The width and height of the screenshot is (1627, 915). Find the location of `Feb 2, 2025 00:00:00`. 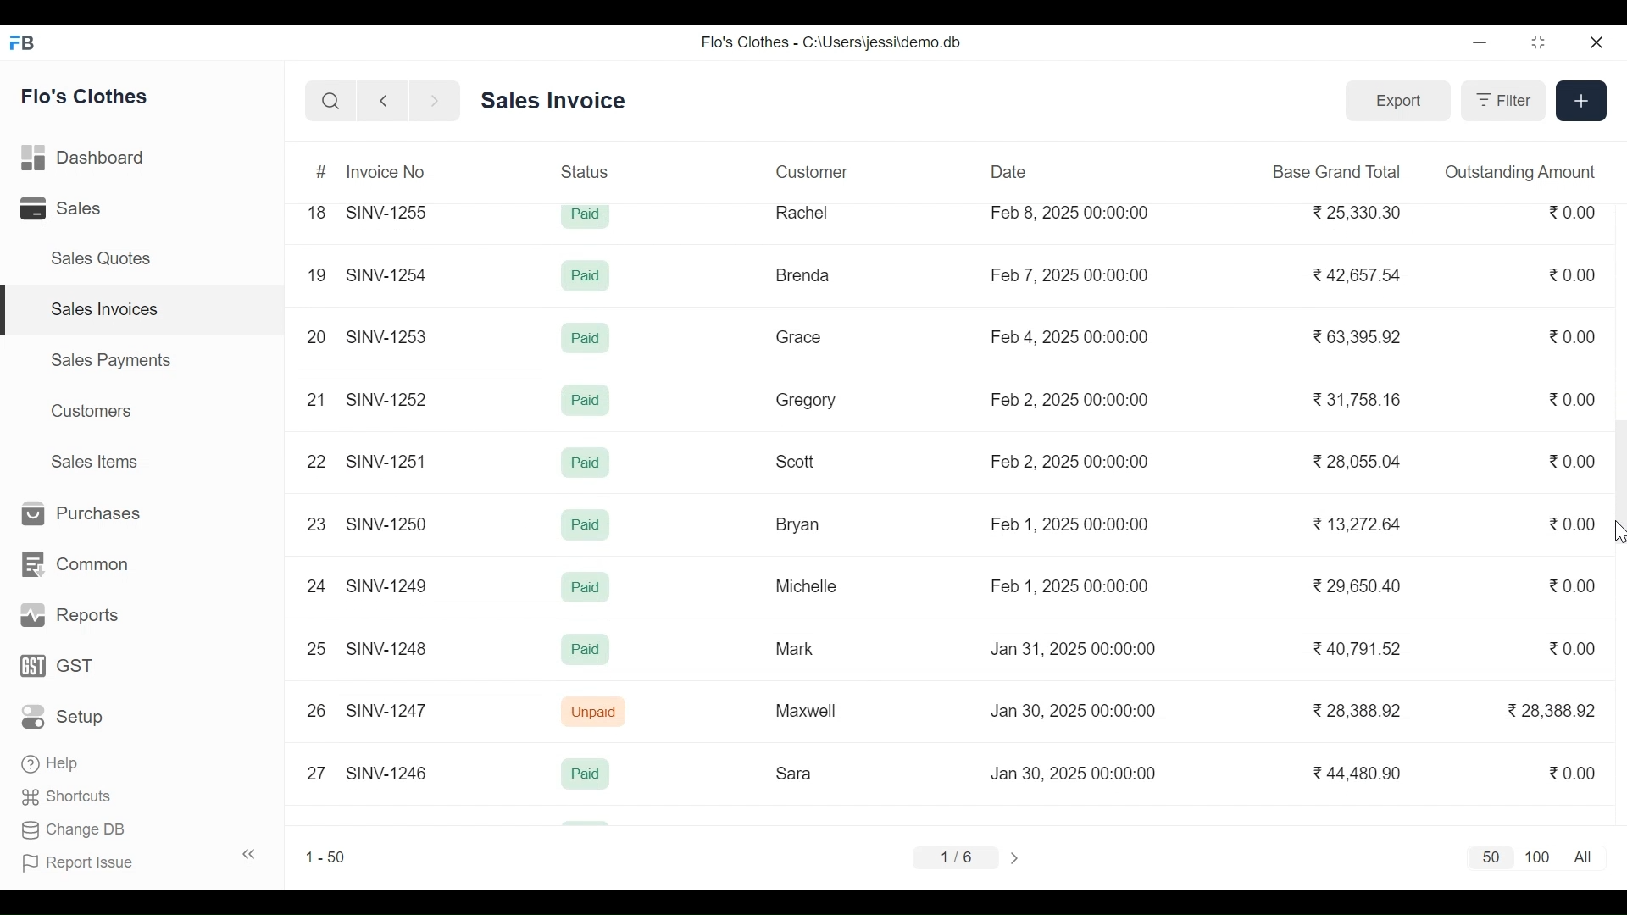

Feb 2, 2025 00:00:00 is located at coordinates (1069, 400).